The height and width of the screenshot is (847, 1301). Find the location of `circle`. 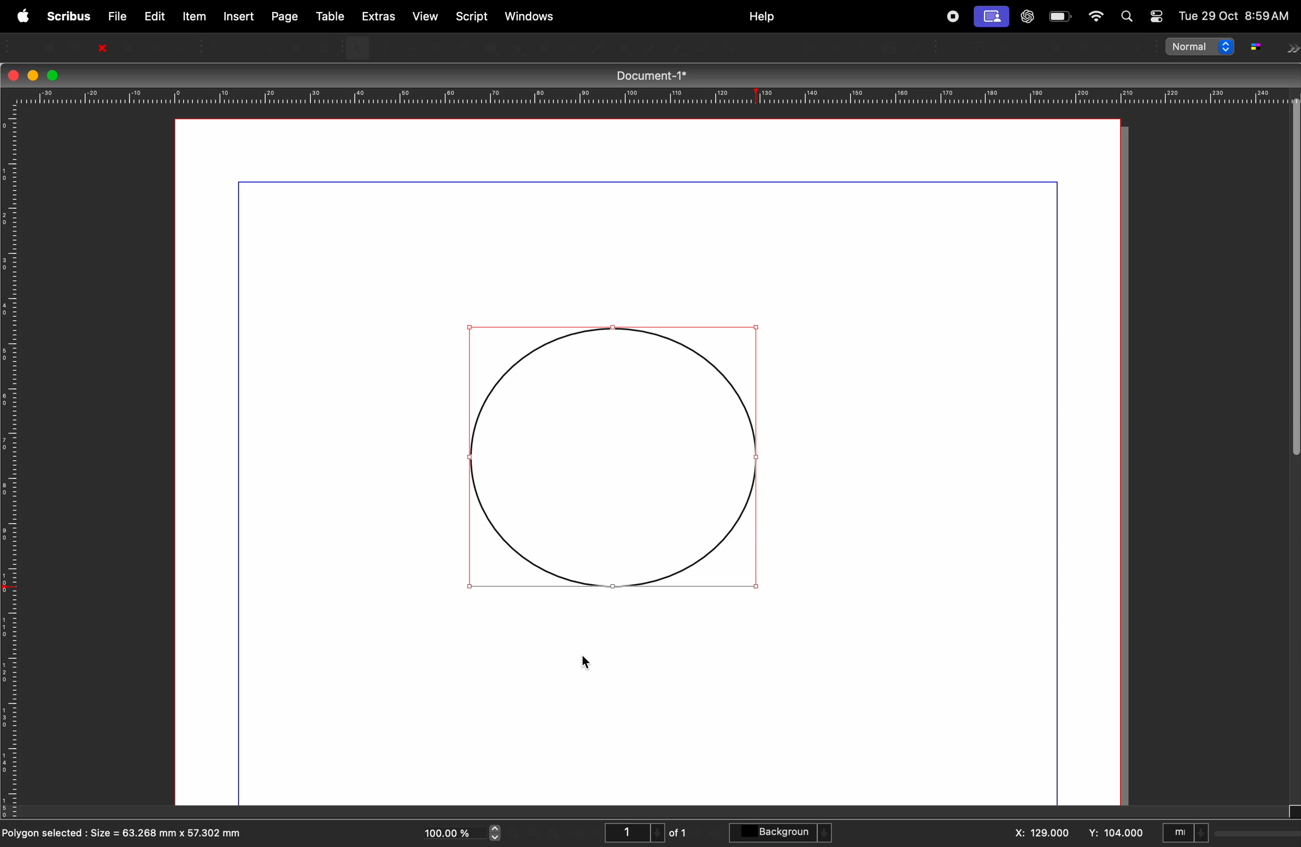

circle is located at coordinates (612, 459).